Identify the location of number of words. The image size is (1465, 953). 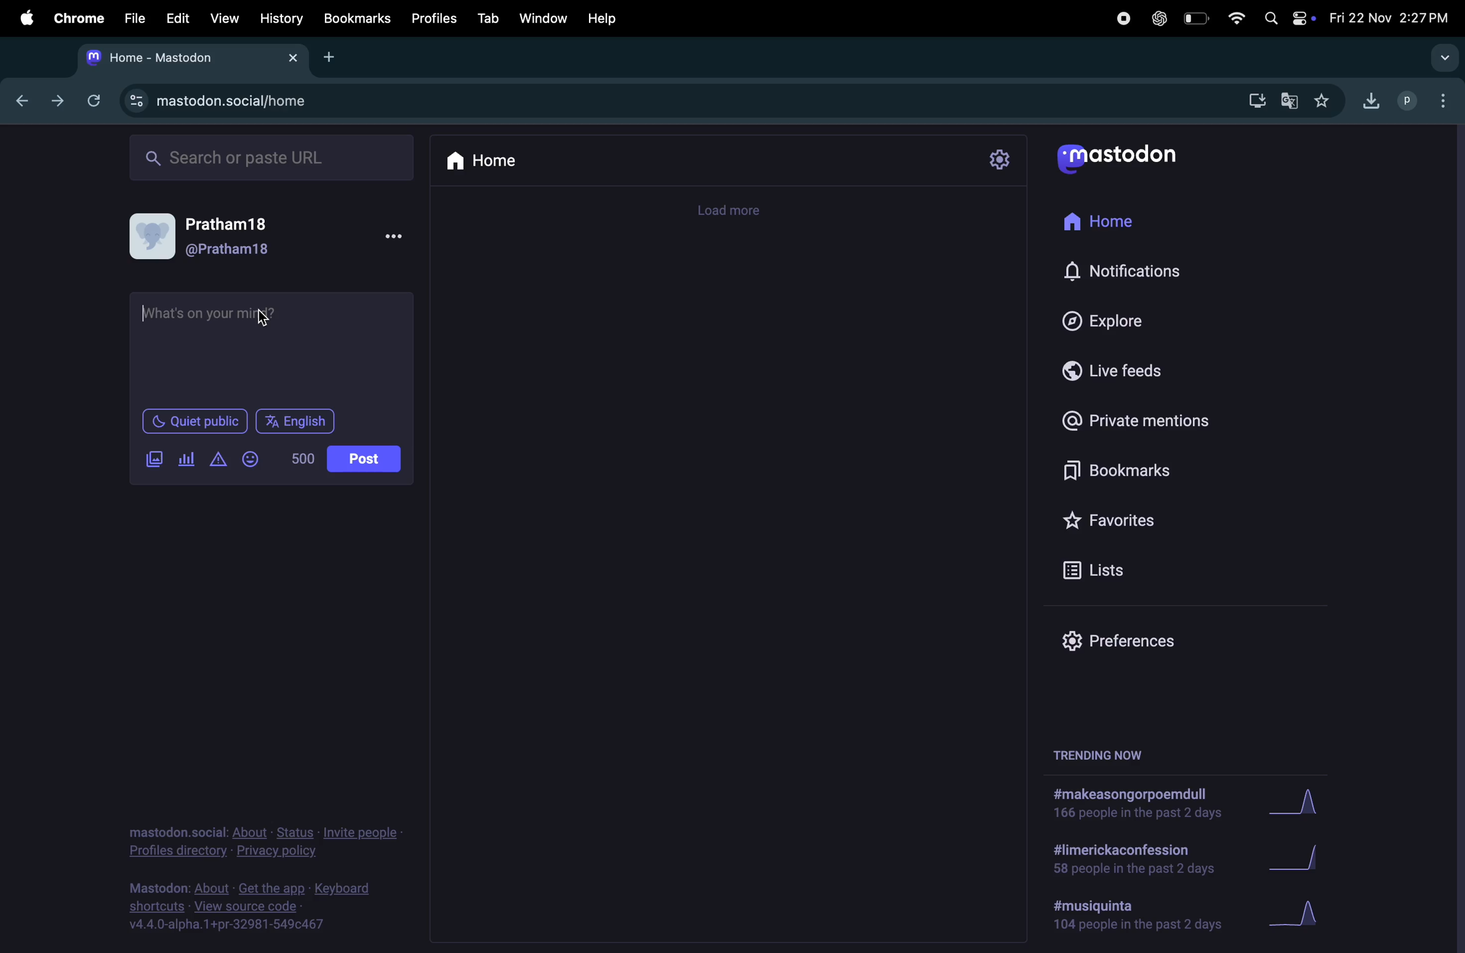
(297, 459).